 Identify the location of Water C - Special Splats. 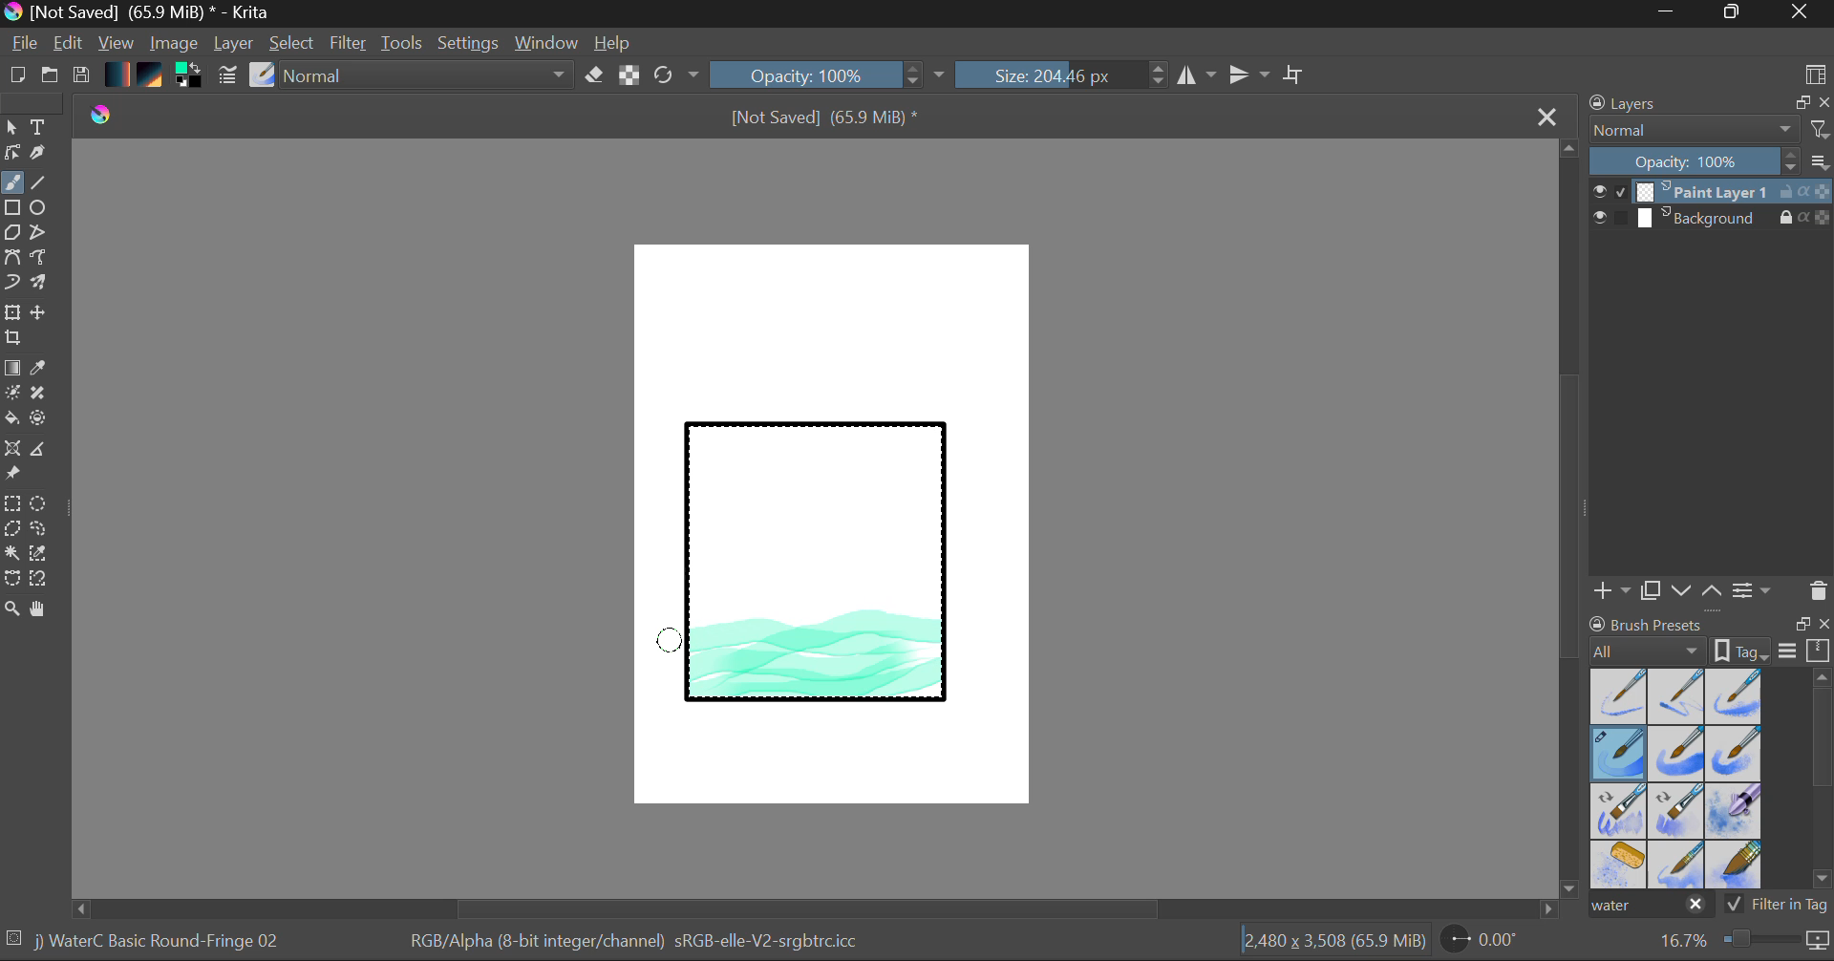
(1620, 865).